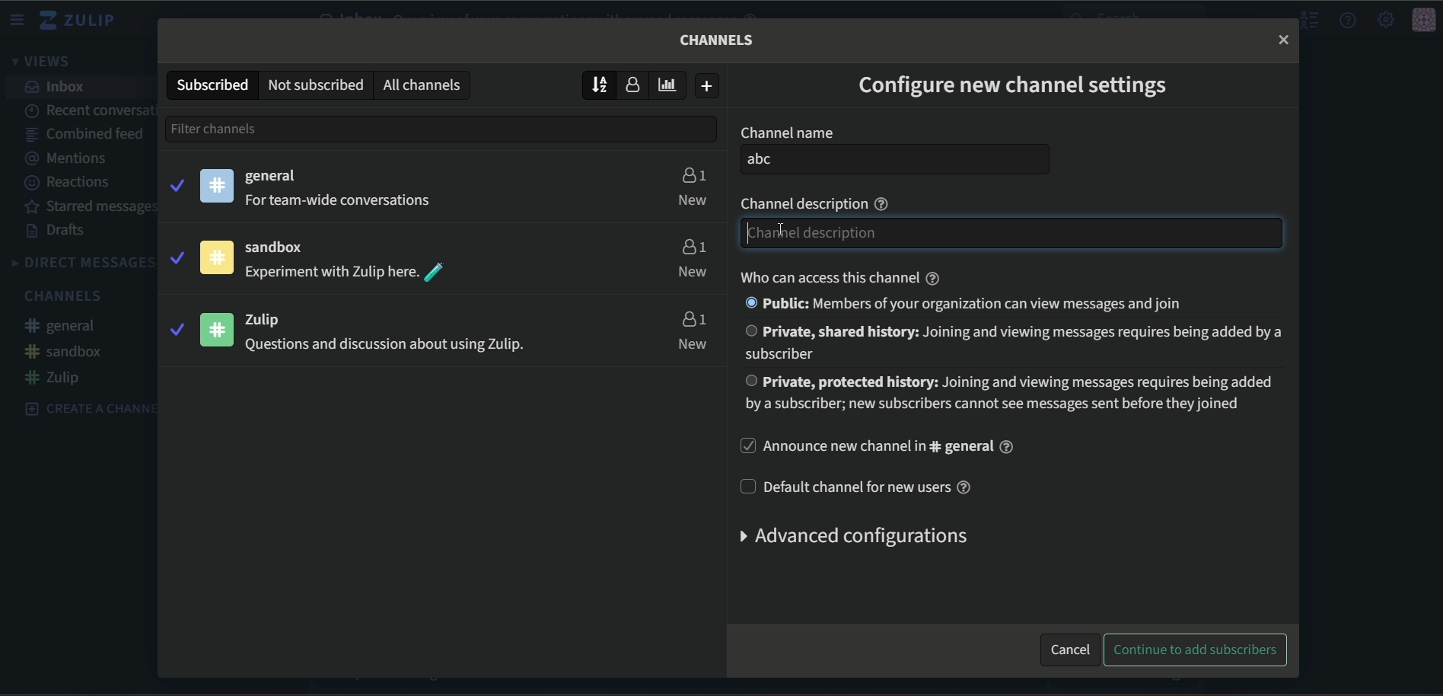 Image resolution: width=1443 pixels, height=696 pixels. What do you see at coordinates (274, 318) in the screenshot?
I see `zulip` at bounding box center [274, 318].